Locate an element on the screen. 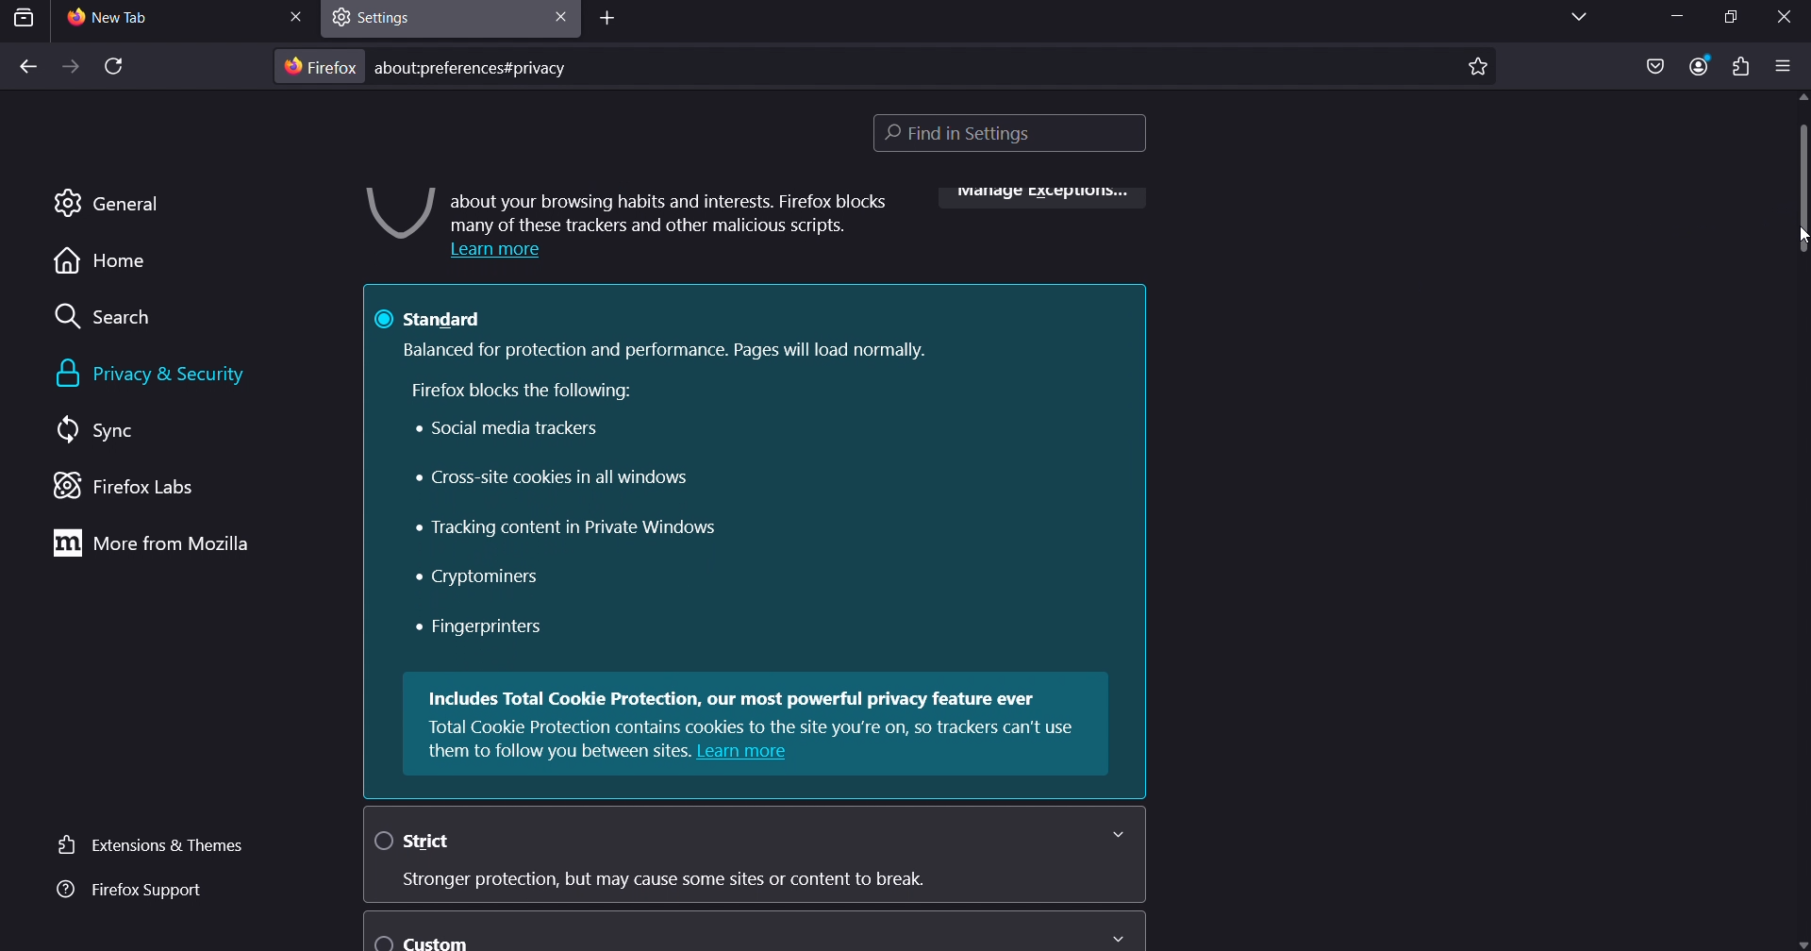 The width and height of the screenshot is (1811, 951). account is located at coordinates (1699, 64).